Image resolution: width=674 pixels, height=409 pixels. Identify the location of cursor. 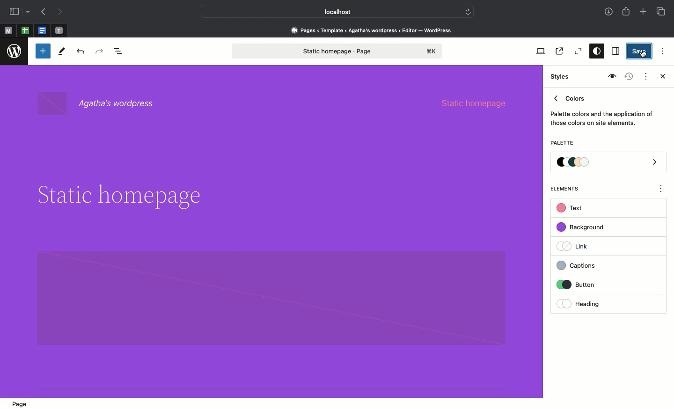
(644, 53).